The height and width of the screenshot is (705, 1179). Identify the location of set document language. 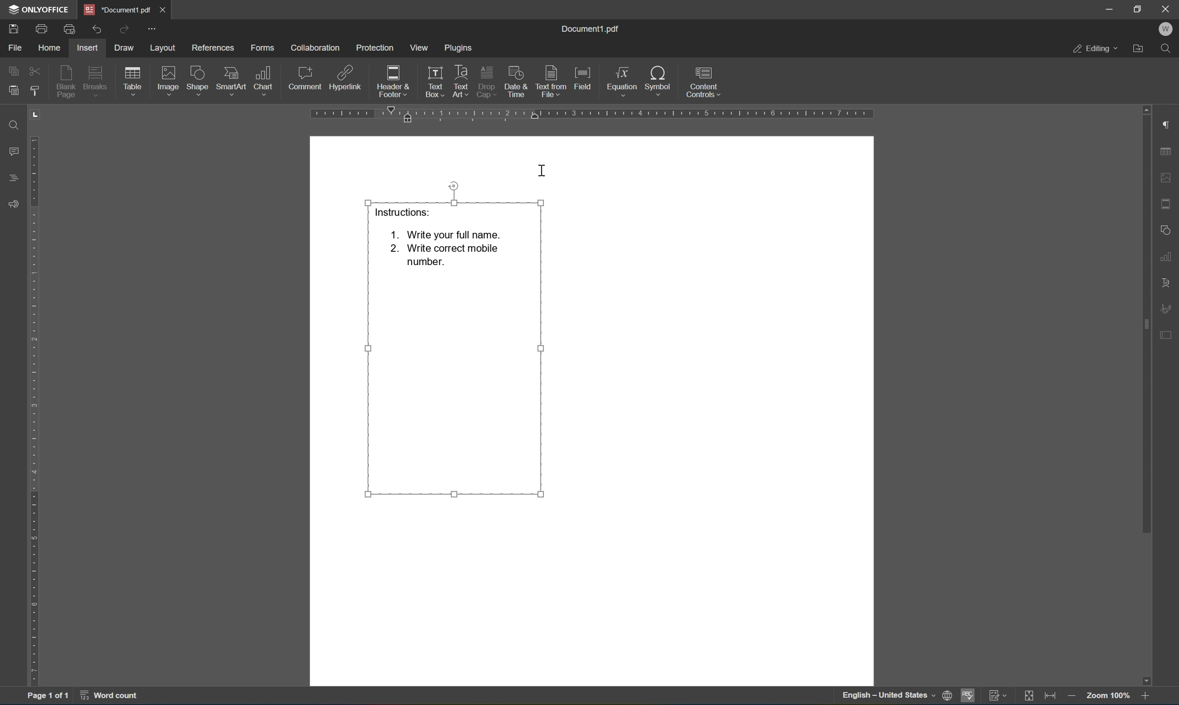
(948, 695).